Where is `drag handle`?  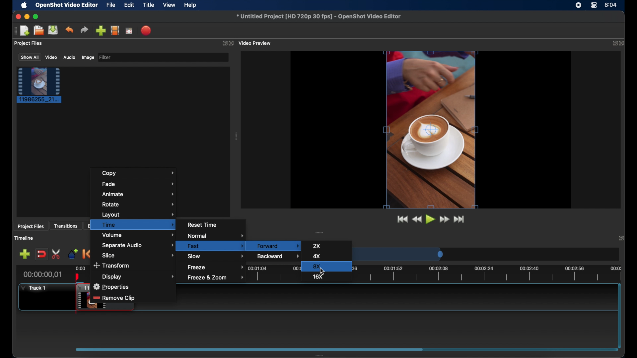 drag handle is located at coordinates (14, 31).